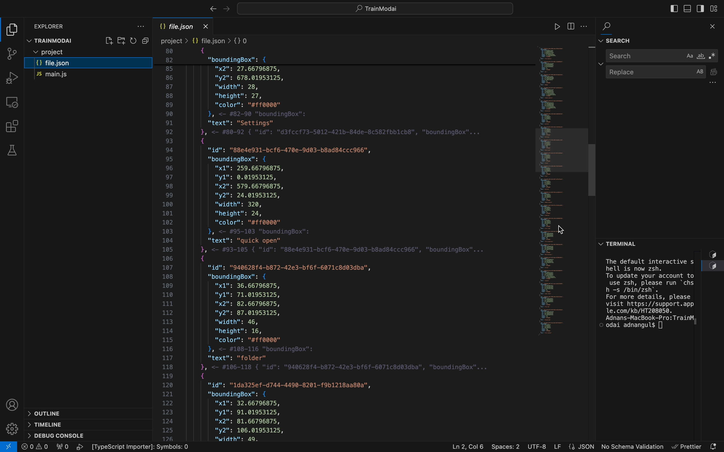  What do you see at coordinates (209, 41) in the screenshot?
I see `Breadcrumb` at bounding box center [209, 41].